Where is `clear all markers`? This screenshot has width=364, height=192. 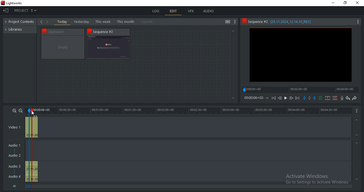 clear all markers is located at coordinates (309, 98).